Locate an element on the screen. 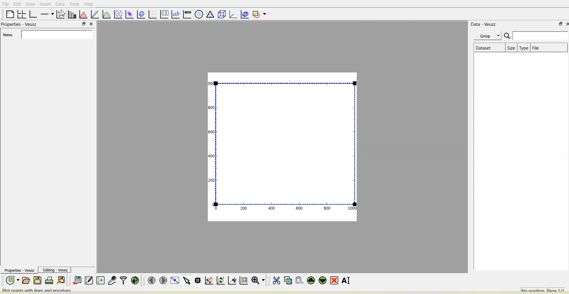  No position is located at coordinates (533, 290).